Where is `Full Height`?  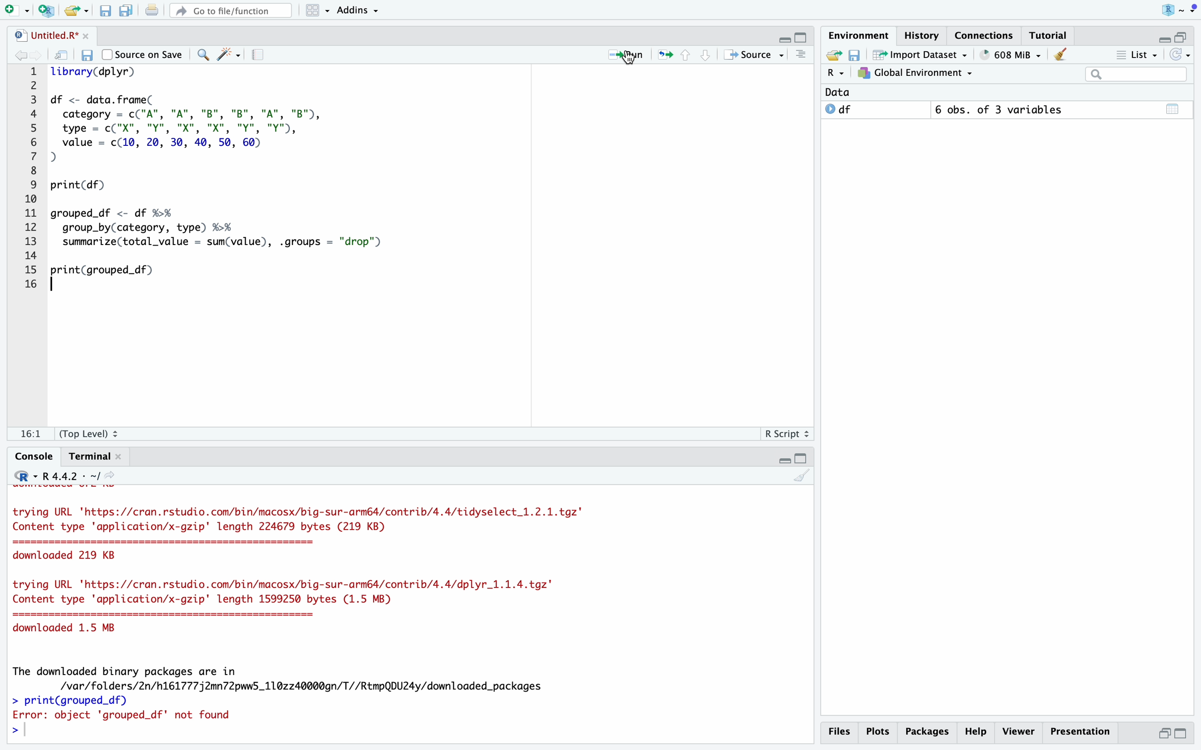
Full Height is located at coordinates (802, 36).